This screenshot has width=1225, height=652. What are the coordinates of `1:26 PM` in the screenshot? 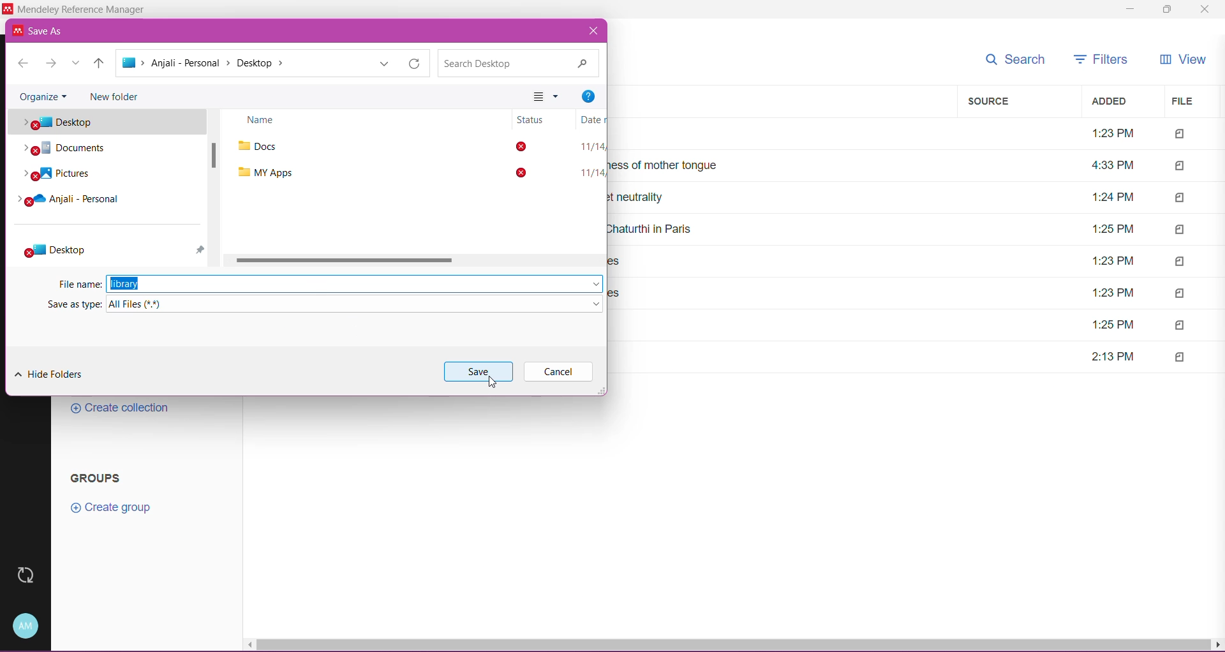 It's located at (1116, 227).